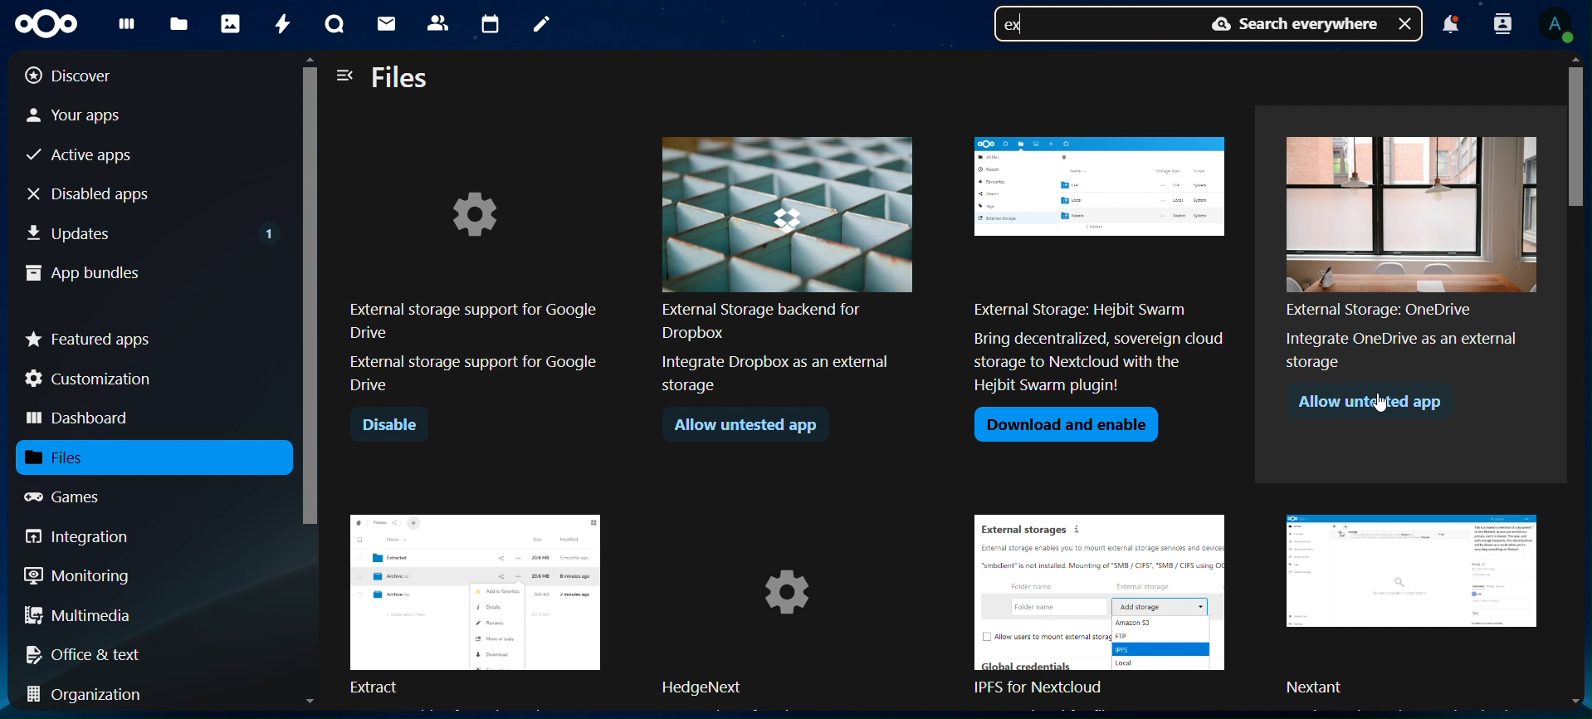  Describe the element at coordinates (90, 335) in the screenshot. I see `featured apps` at that location.